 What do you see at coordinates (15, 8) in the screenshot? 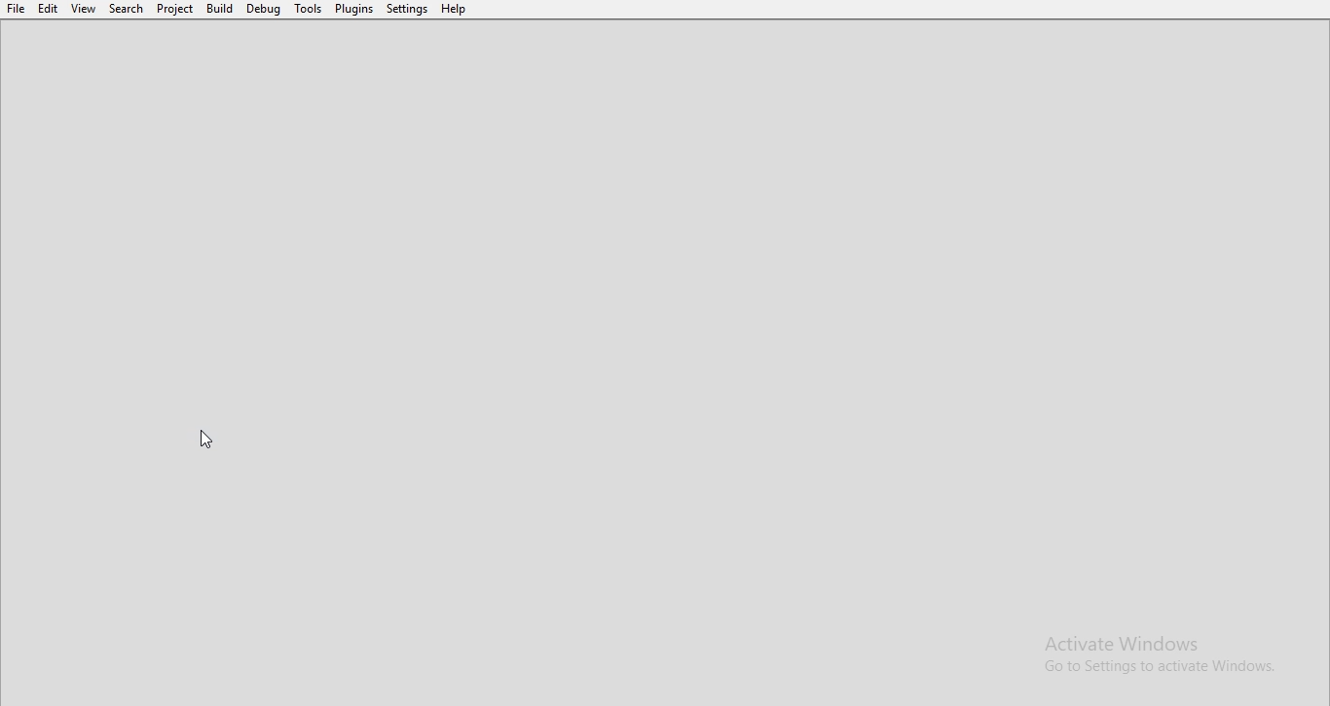
I see `File` at bounding box center [15, 8].